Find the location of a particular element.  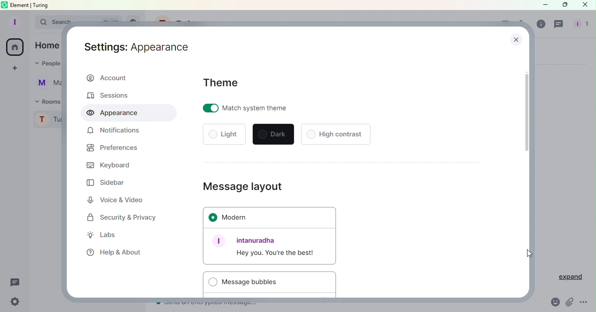

element logo is located at coordinates (5, 5).